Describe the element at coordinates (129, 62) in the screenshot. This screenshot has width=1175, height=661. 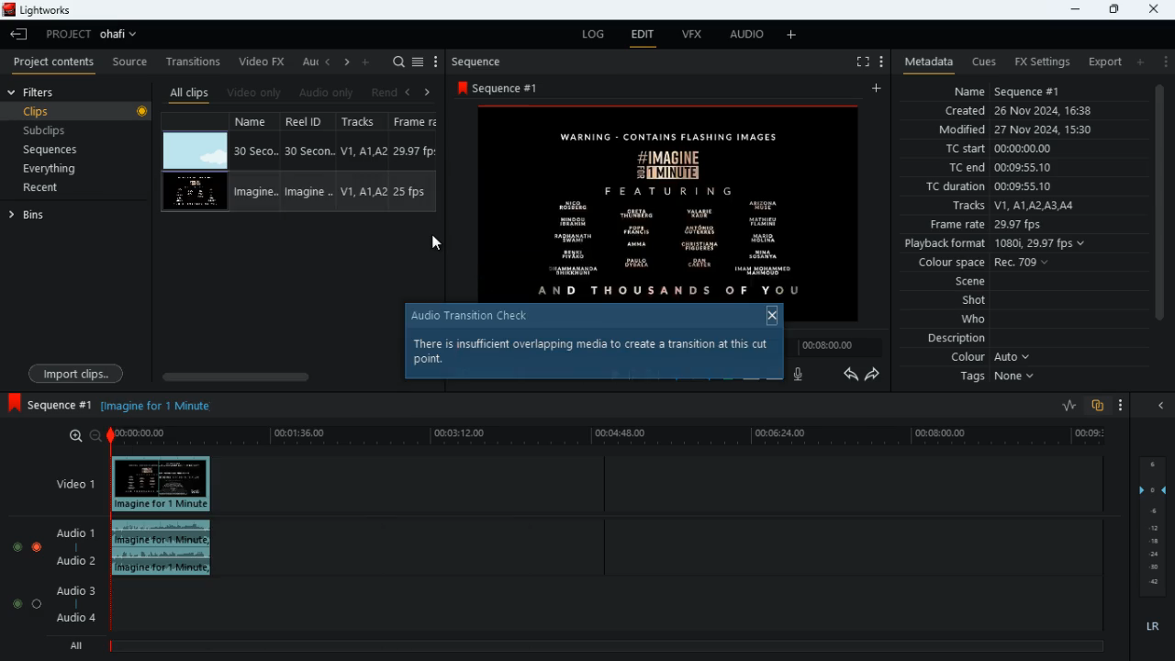
I see `source` at that location.